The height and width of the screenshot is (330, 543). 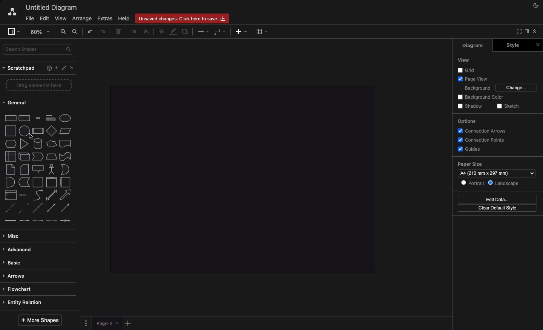 What do you see at coordinates (55, 68) in the screenshot?
I see `Add` at bounding box center [55, 68].